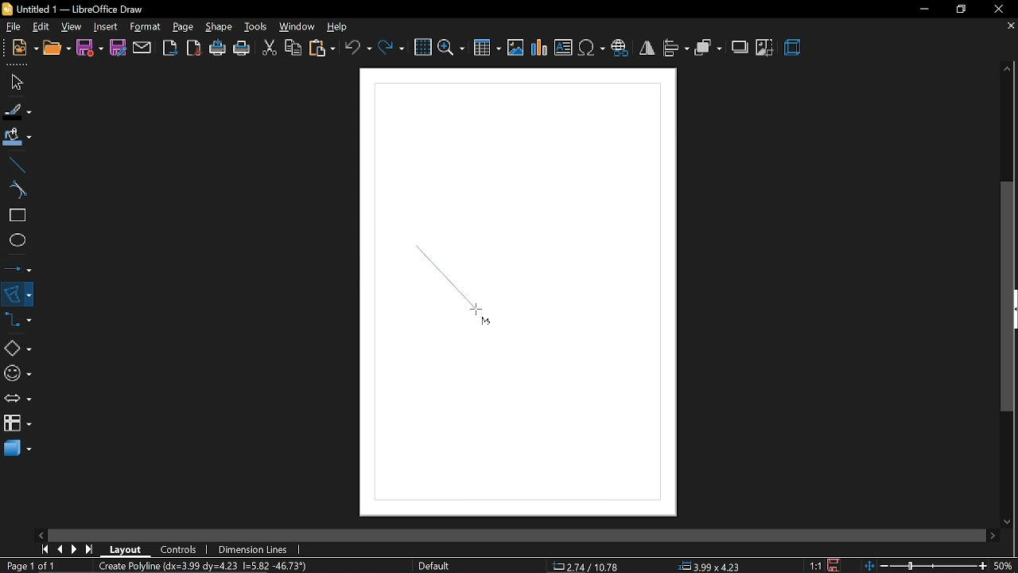 Image resolution: width=1018 pixels, height=573 pixels. I want to click on current page, so click(33, 566).